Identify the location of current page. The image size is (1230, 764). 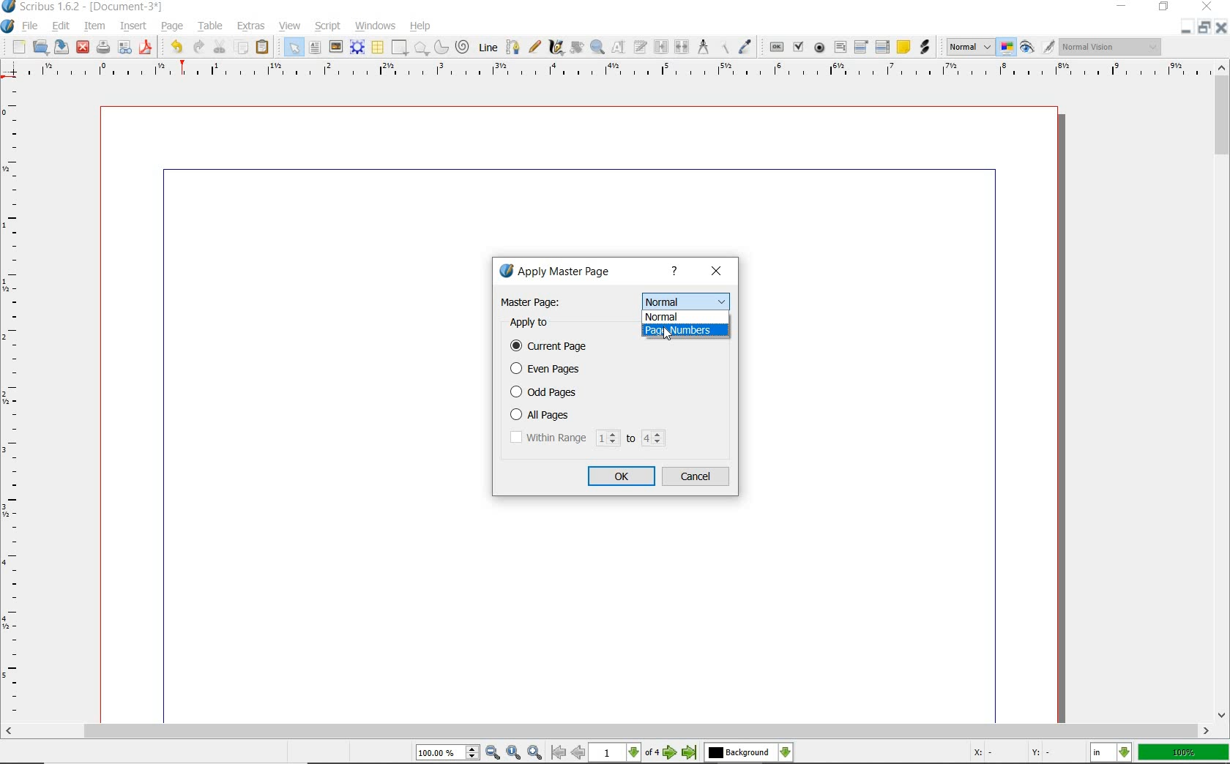
(556, 347).